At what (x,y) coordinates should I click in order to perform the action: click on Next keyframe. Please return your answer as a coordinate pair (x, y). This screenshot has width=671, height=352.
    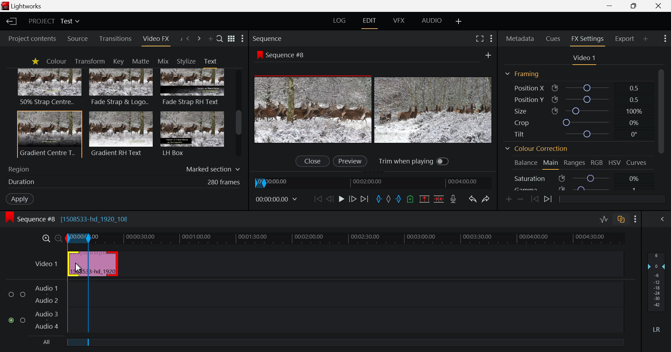
    Looking at the image, I should click on (549, 199).